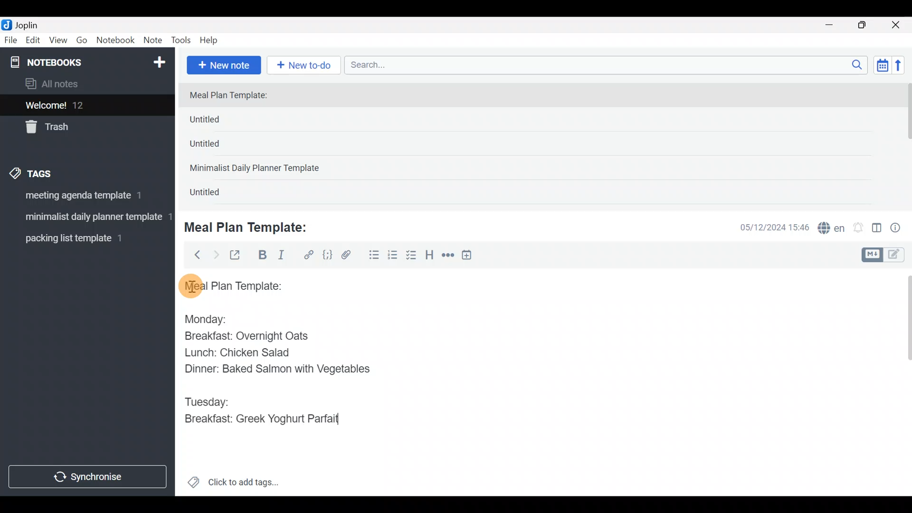 This screenshot has width=912, height=513. Describe the element at coordinates (393, 257) in the screenshot. I see `Numbered list` at that location.